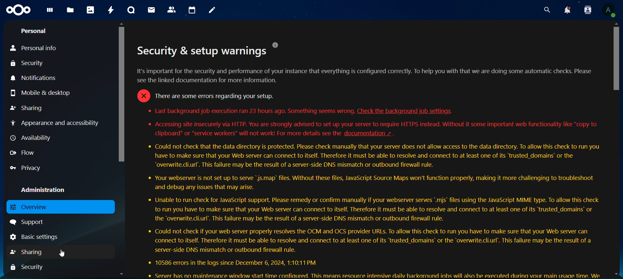 This screenshot has height=279, width=623. I want to click on appearance and accessibility, so click(55, 123).